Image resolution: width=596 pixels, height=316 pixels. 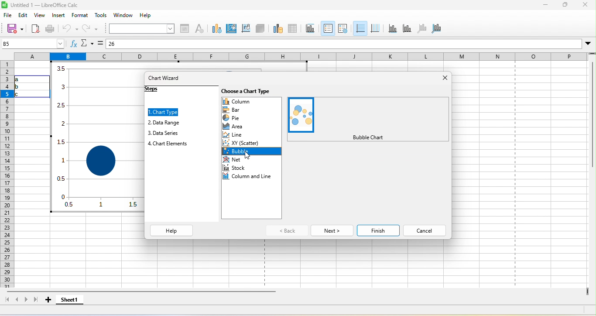 I want to click on b, so click(x=20, y=86).